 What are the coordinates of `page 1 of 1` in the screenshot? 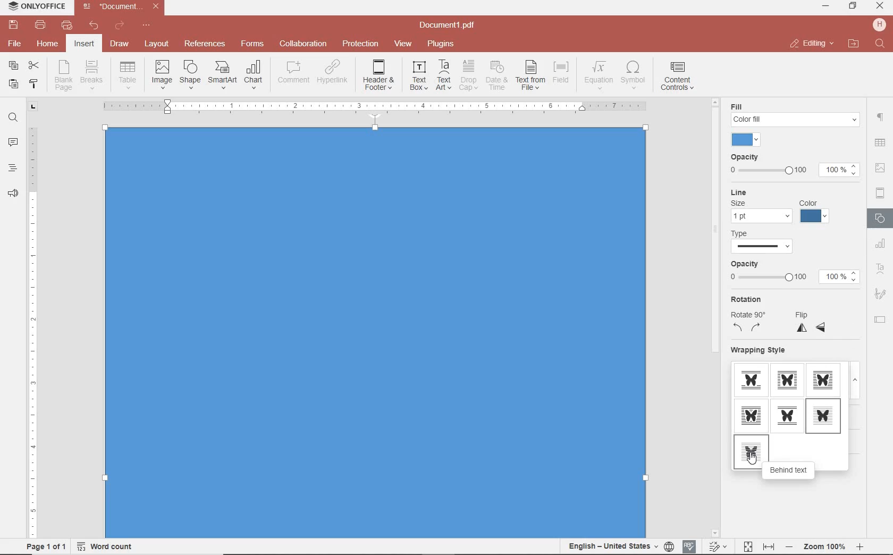 It's located at (44, 545).